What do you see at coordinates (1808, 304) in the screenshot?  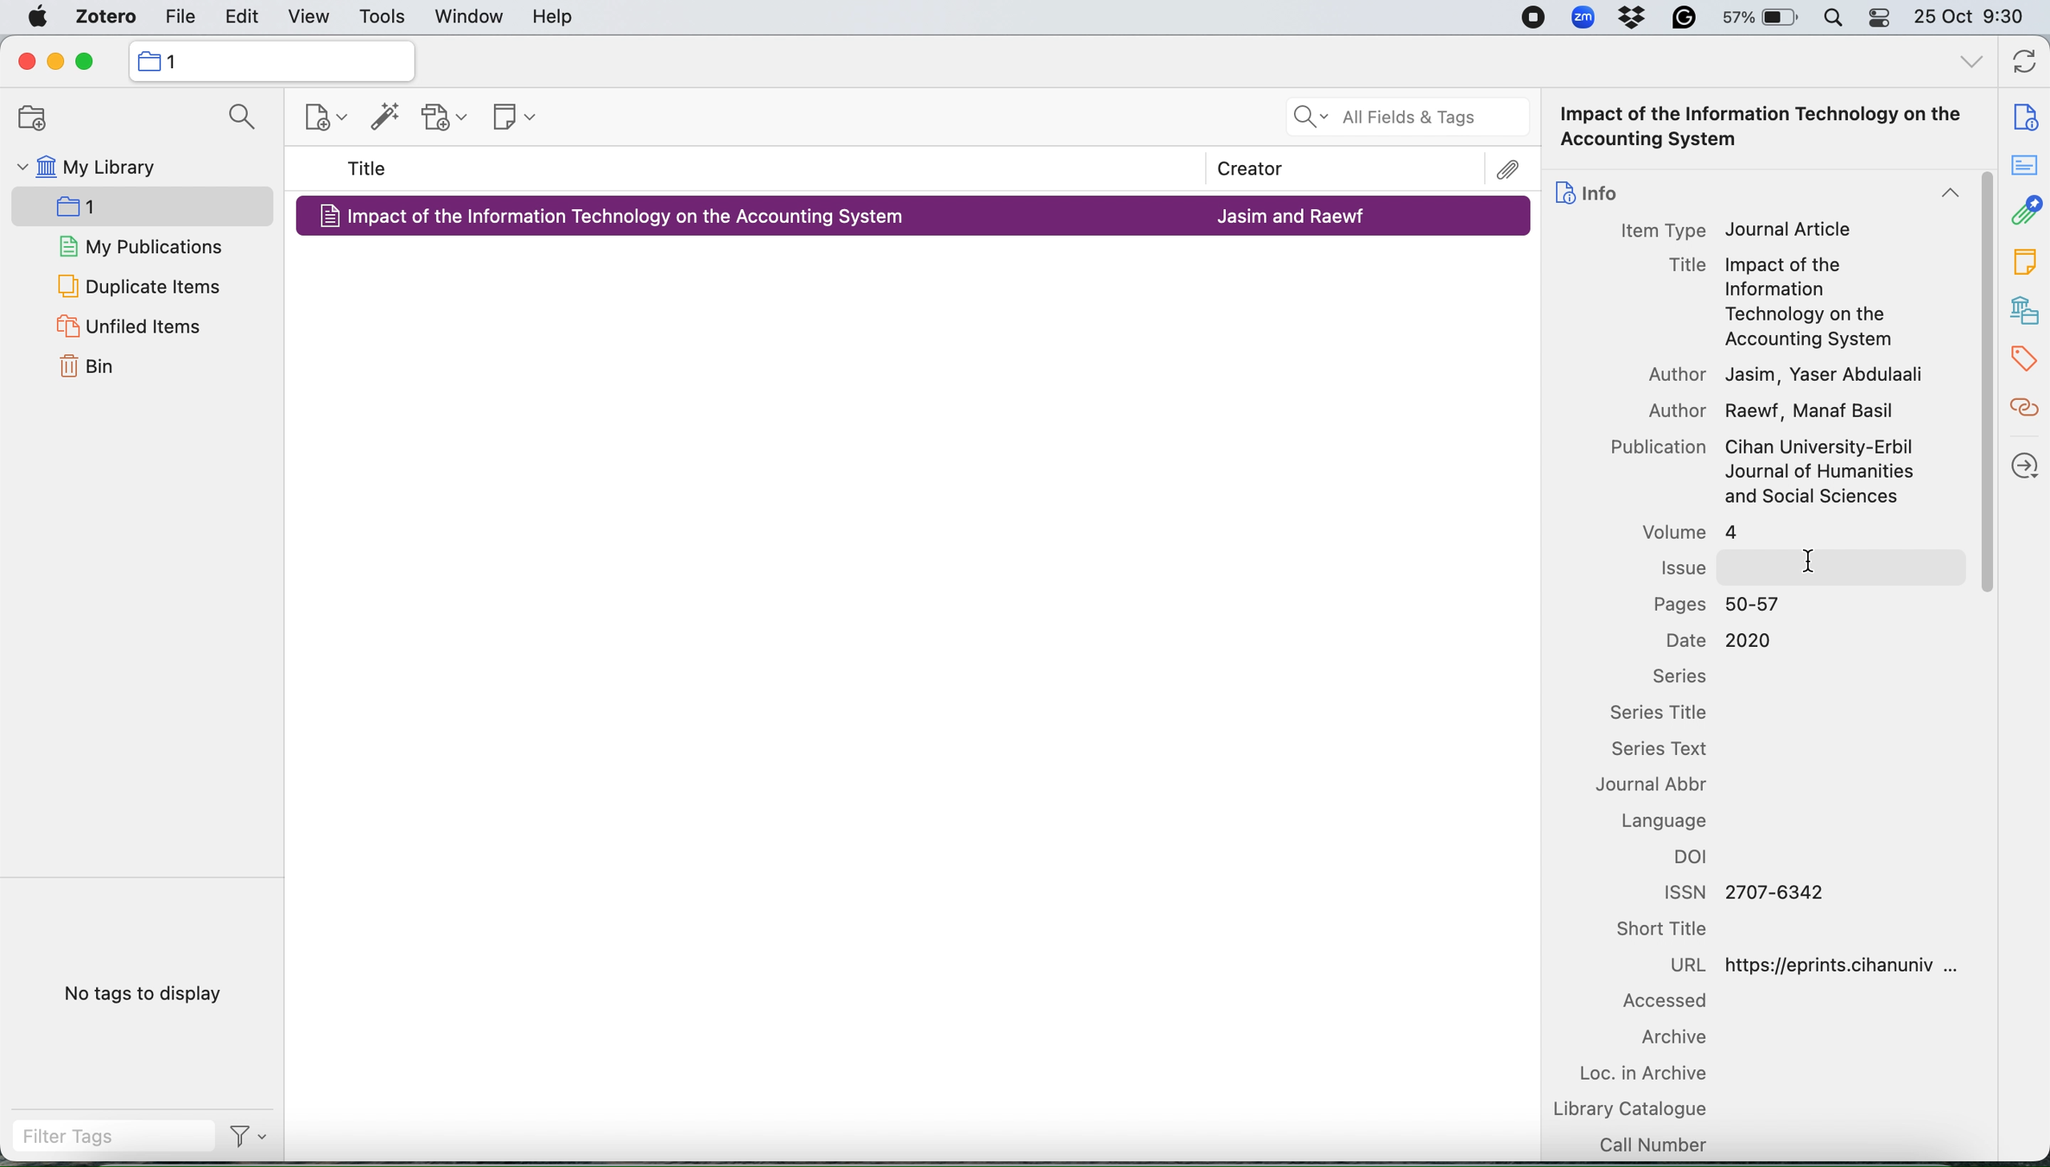 I see `Impact of the Information Technology on the Accounting System` at bounding box center [1808, 304].